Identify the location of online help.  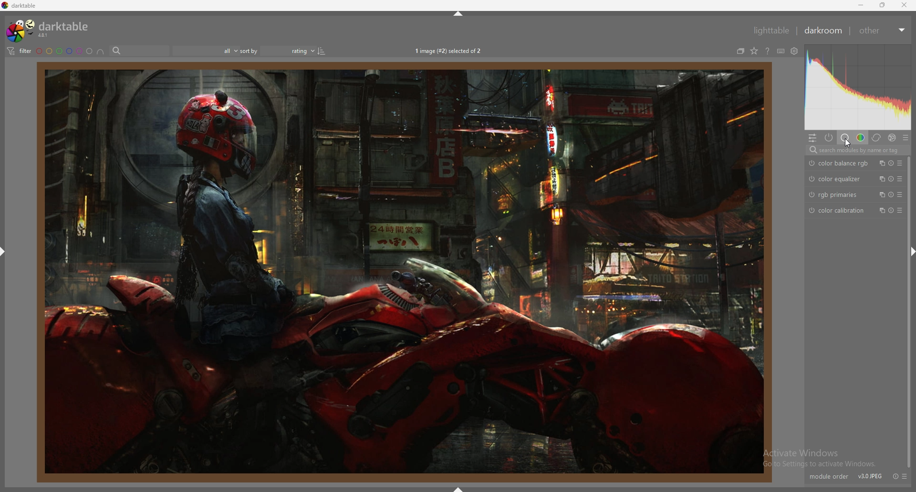
(768, 51).